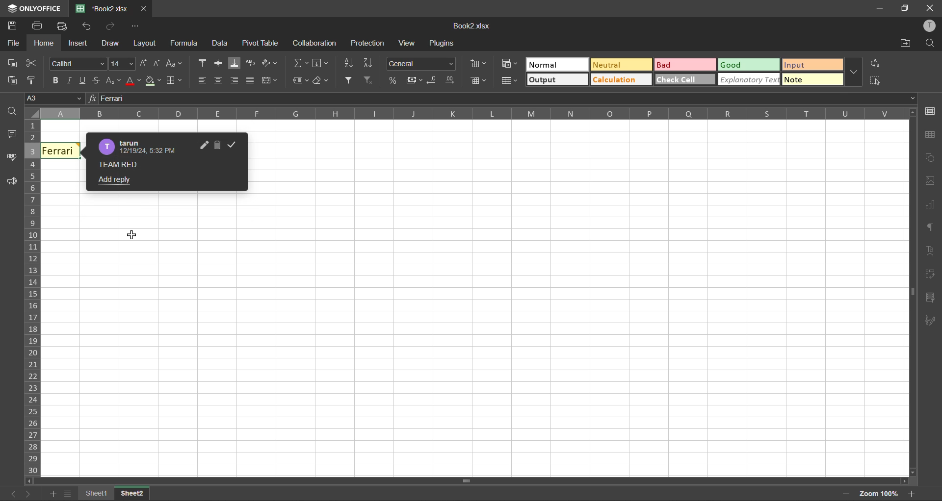 The height and width of the screenshot is (501, 942). Describe the element at coordinates (443, 479) in the screenshot. I see `Vertical Scrollbar` at that location.